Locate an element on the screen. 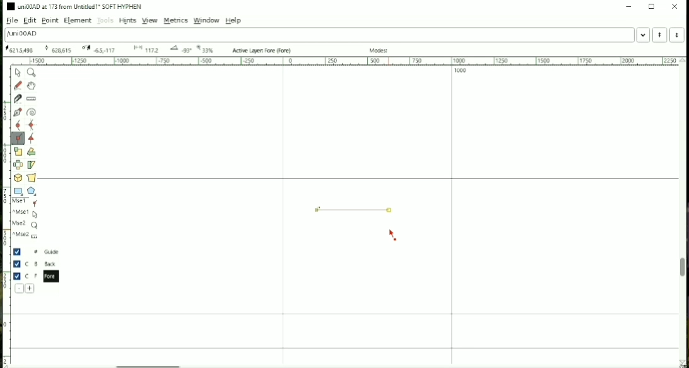 Image resolution: width=689 pixels, height=368 pixels. Add a tangent point is located at coordinates (32, 139).